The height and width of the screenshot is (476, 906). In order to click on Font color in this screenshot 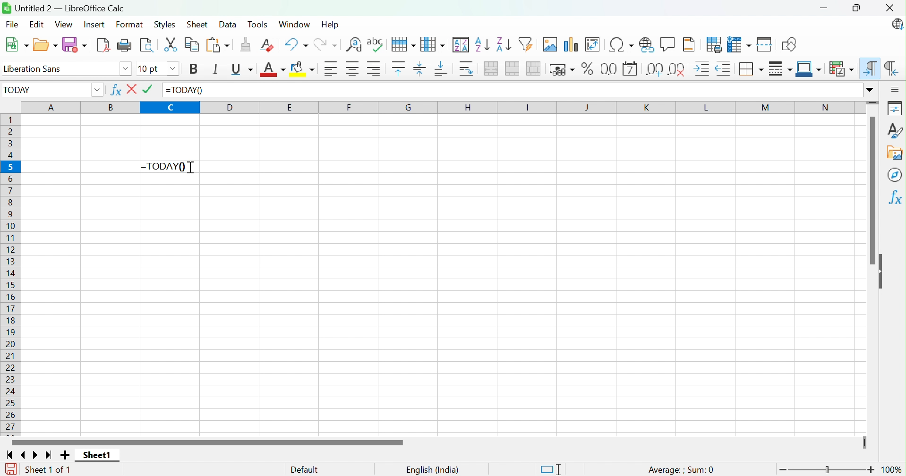, I will do `click(274, 70)`.